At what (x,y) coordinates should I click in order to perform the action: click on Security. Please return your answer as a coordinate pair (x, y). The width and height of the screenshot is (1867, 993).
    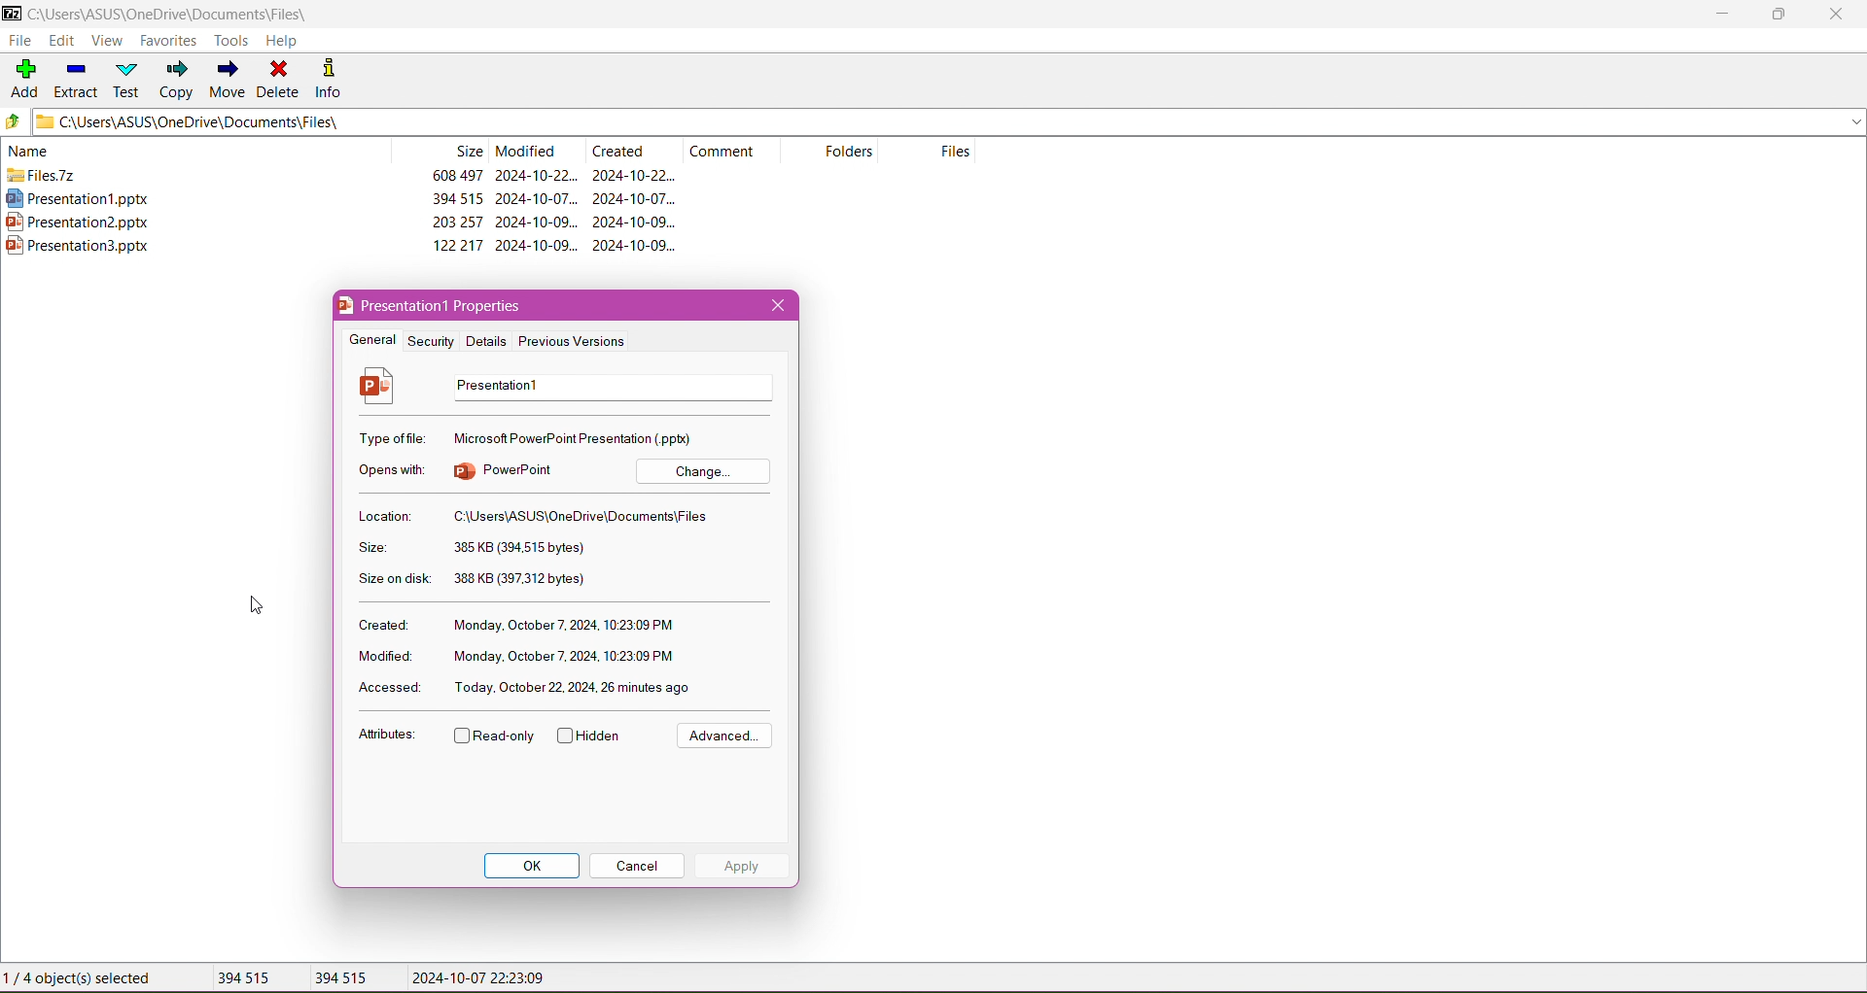
    Looking at the image, I should click on (432, 341).